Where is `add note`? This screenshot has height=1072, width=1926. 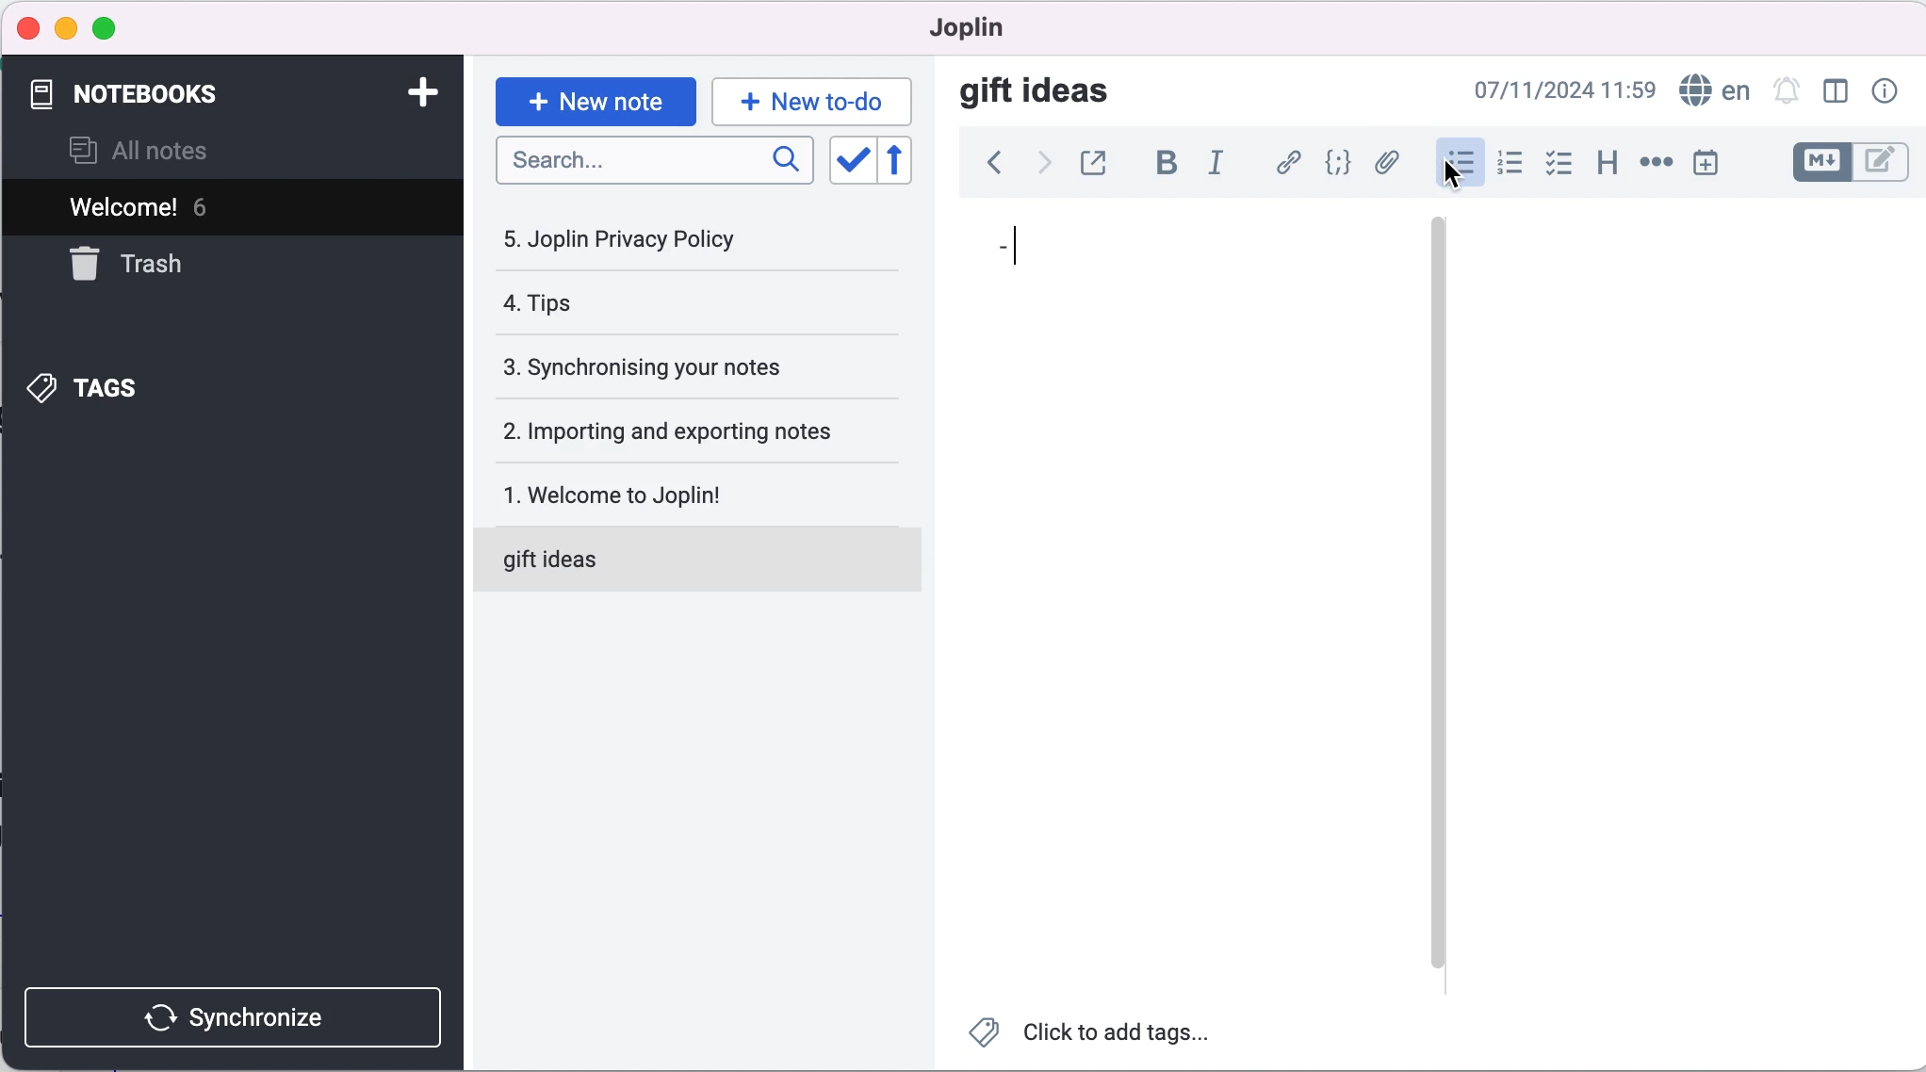
add note is located at coordinates (413, 91).